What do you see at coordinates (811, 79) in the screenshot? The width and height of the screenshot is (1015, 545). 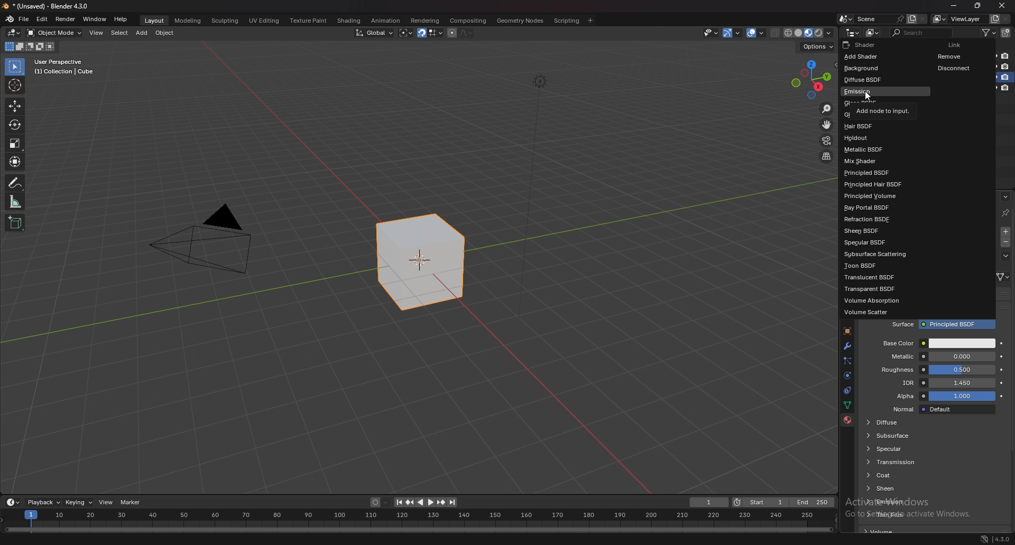 I see `preset viewpoint` at bounding box center [811, 79].